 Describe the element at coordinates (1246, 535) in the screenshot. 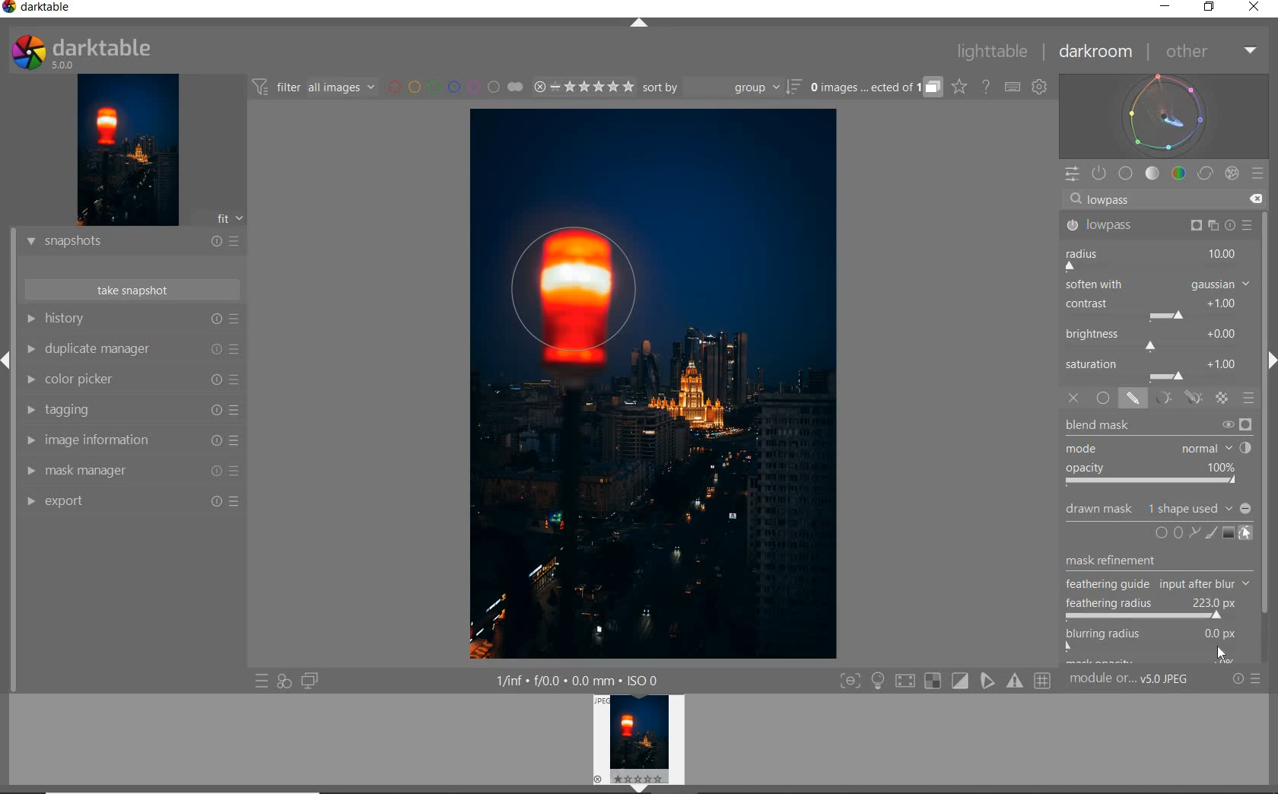

I see `SHOW & EDIT MASK ELEMENTS` at that location.